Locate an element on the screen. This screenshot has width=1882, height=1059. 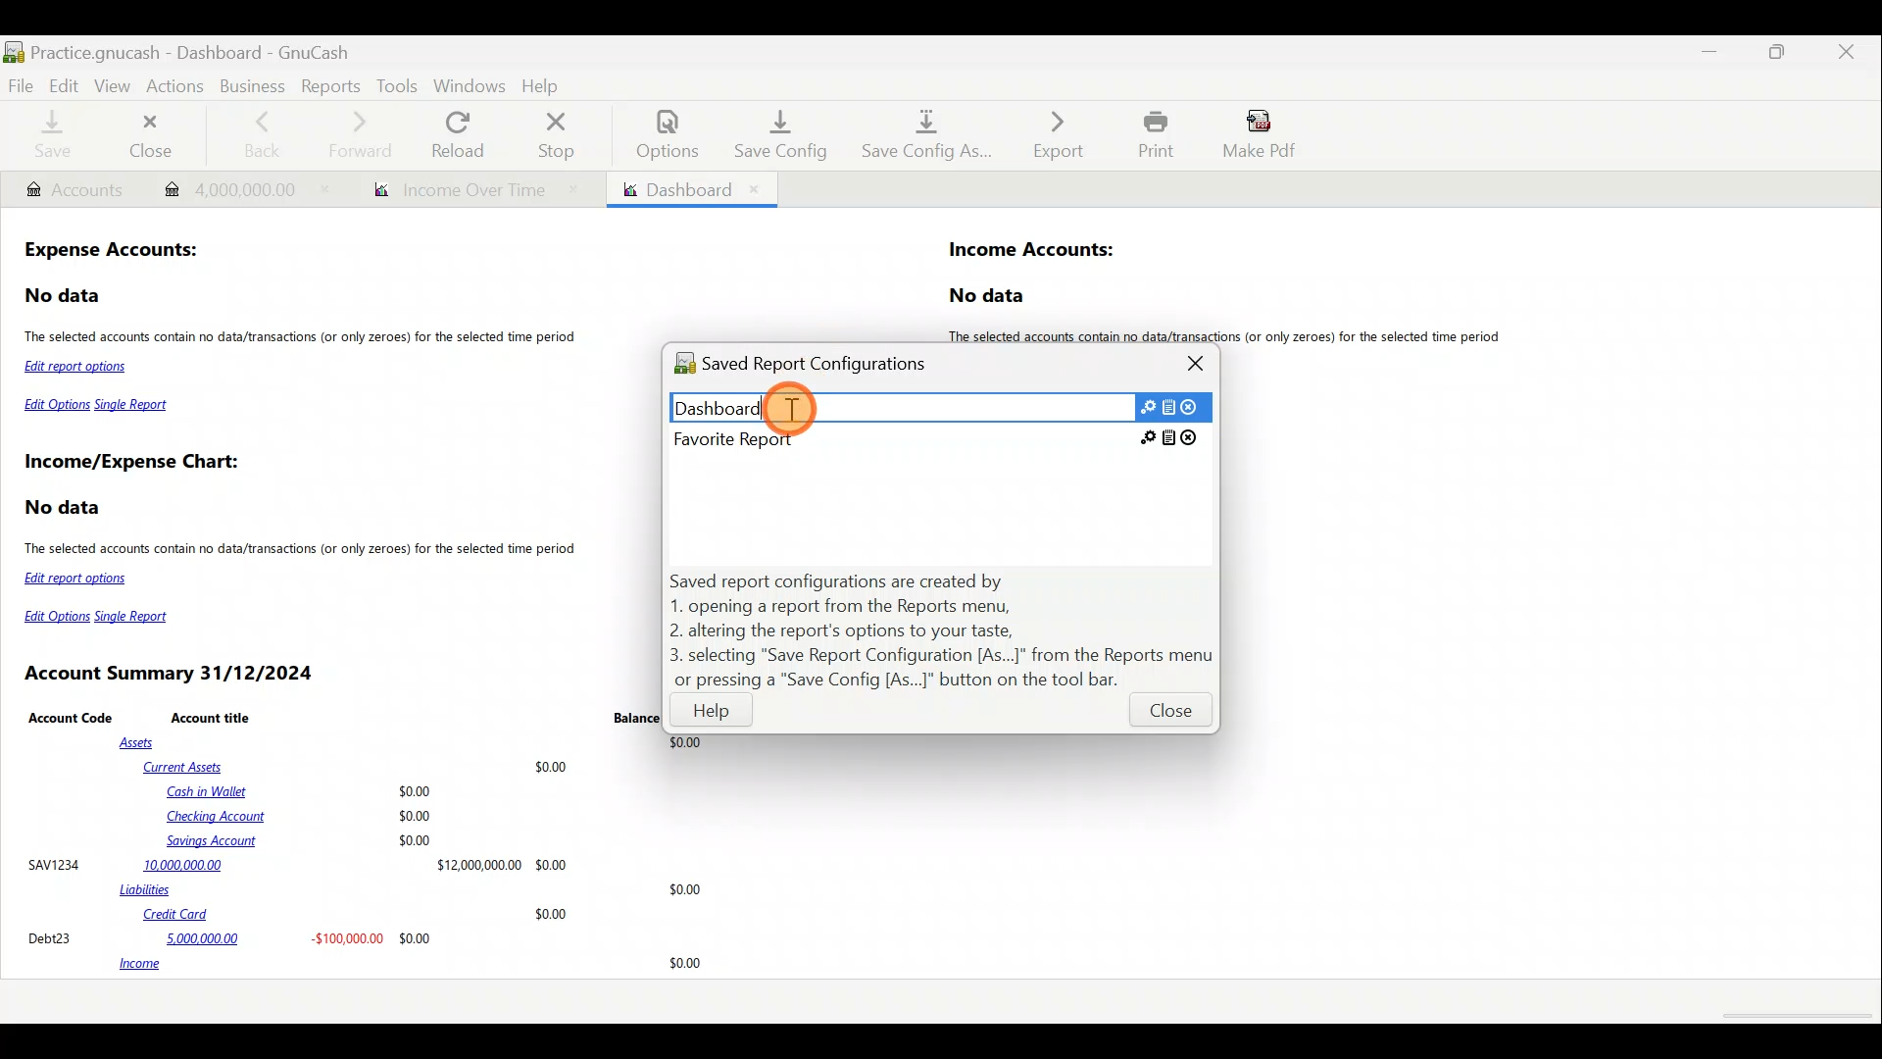
Document name is located at coordinates (219, 47).